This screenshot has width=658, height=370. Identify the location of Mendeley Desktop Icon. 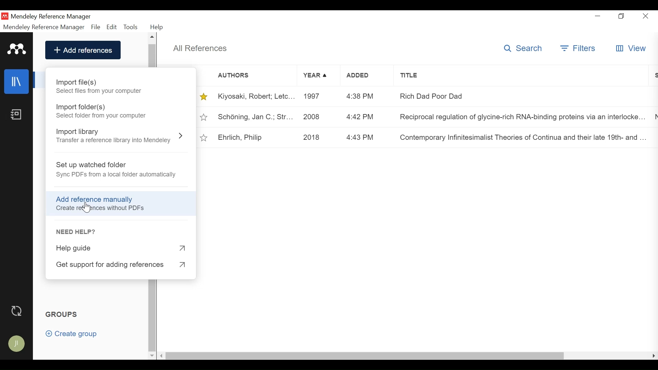
(5, 16).